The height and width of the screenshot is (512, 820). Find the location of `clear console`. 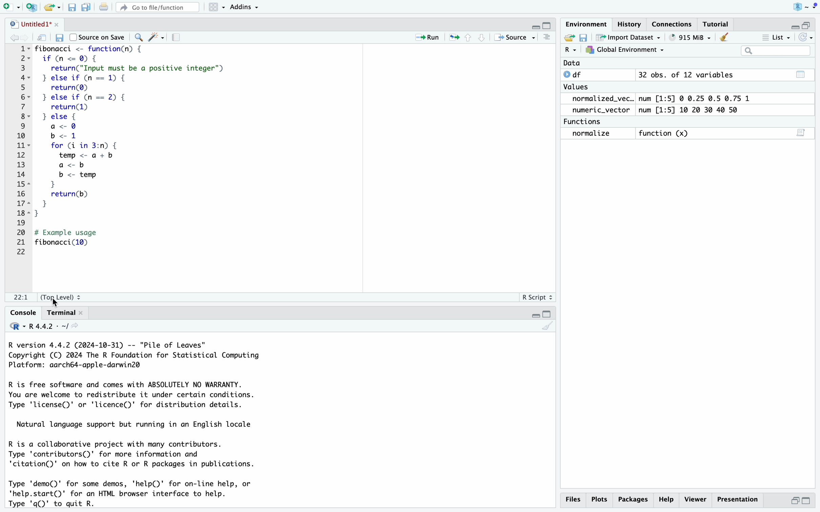

clear console is located at coordinates (545, 37).